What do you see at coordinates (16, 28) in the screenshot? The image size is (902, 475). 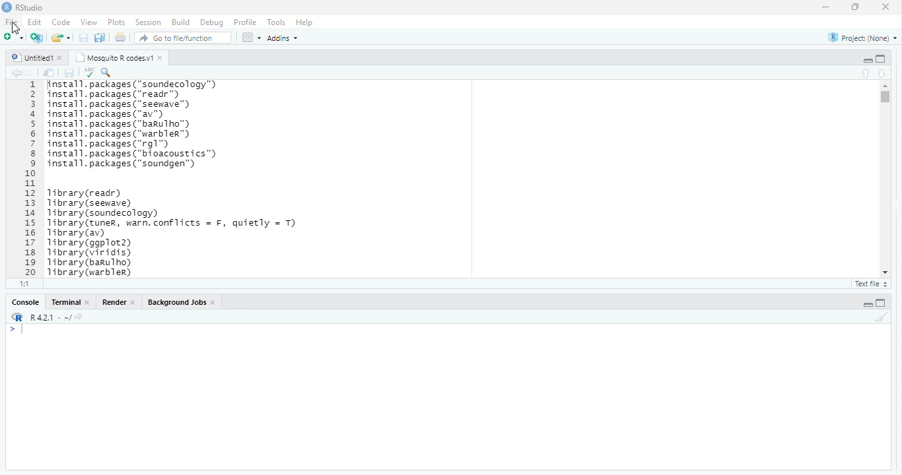 I see `cursor` at bounding box center [16, 28].